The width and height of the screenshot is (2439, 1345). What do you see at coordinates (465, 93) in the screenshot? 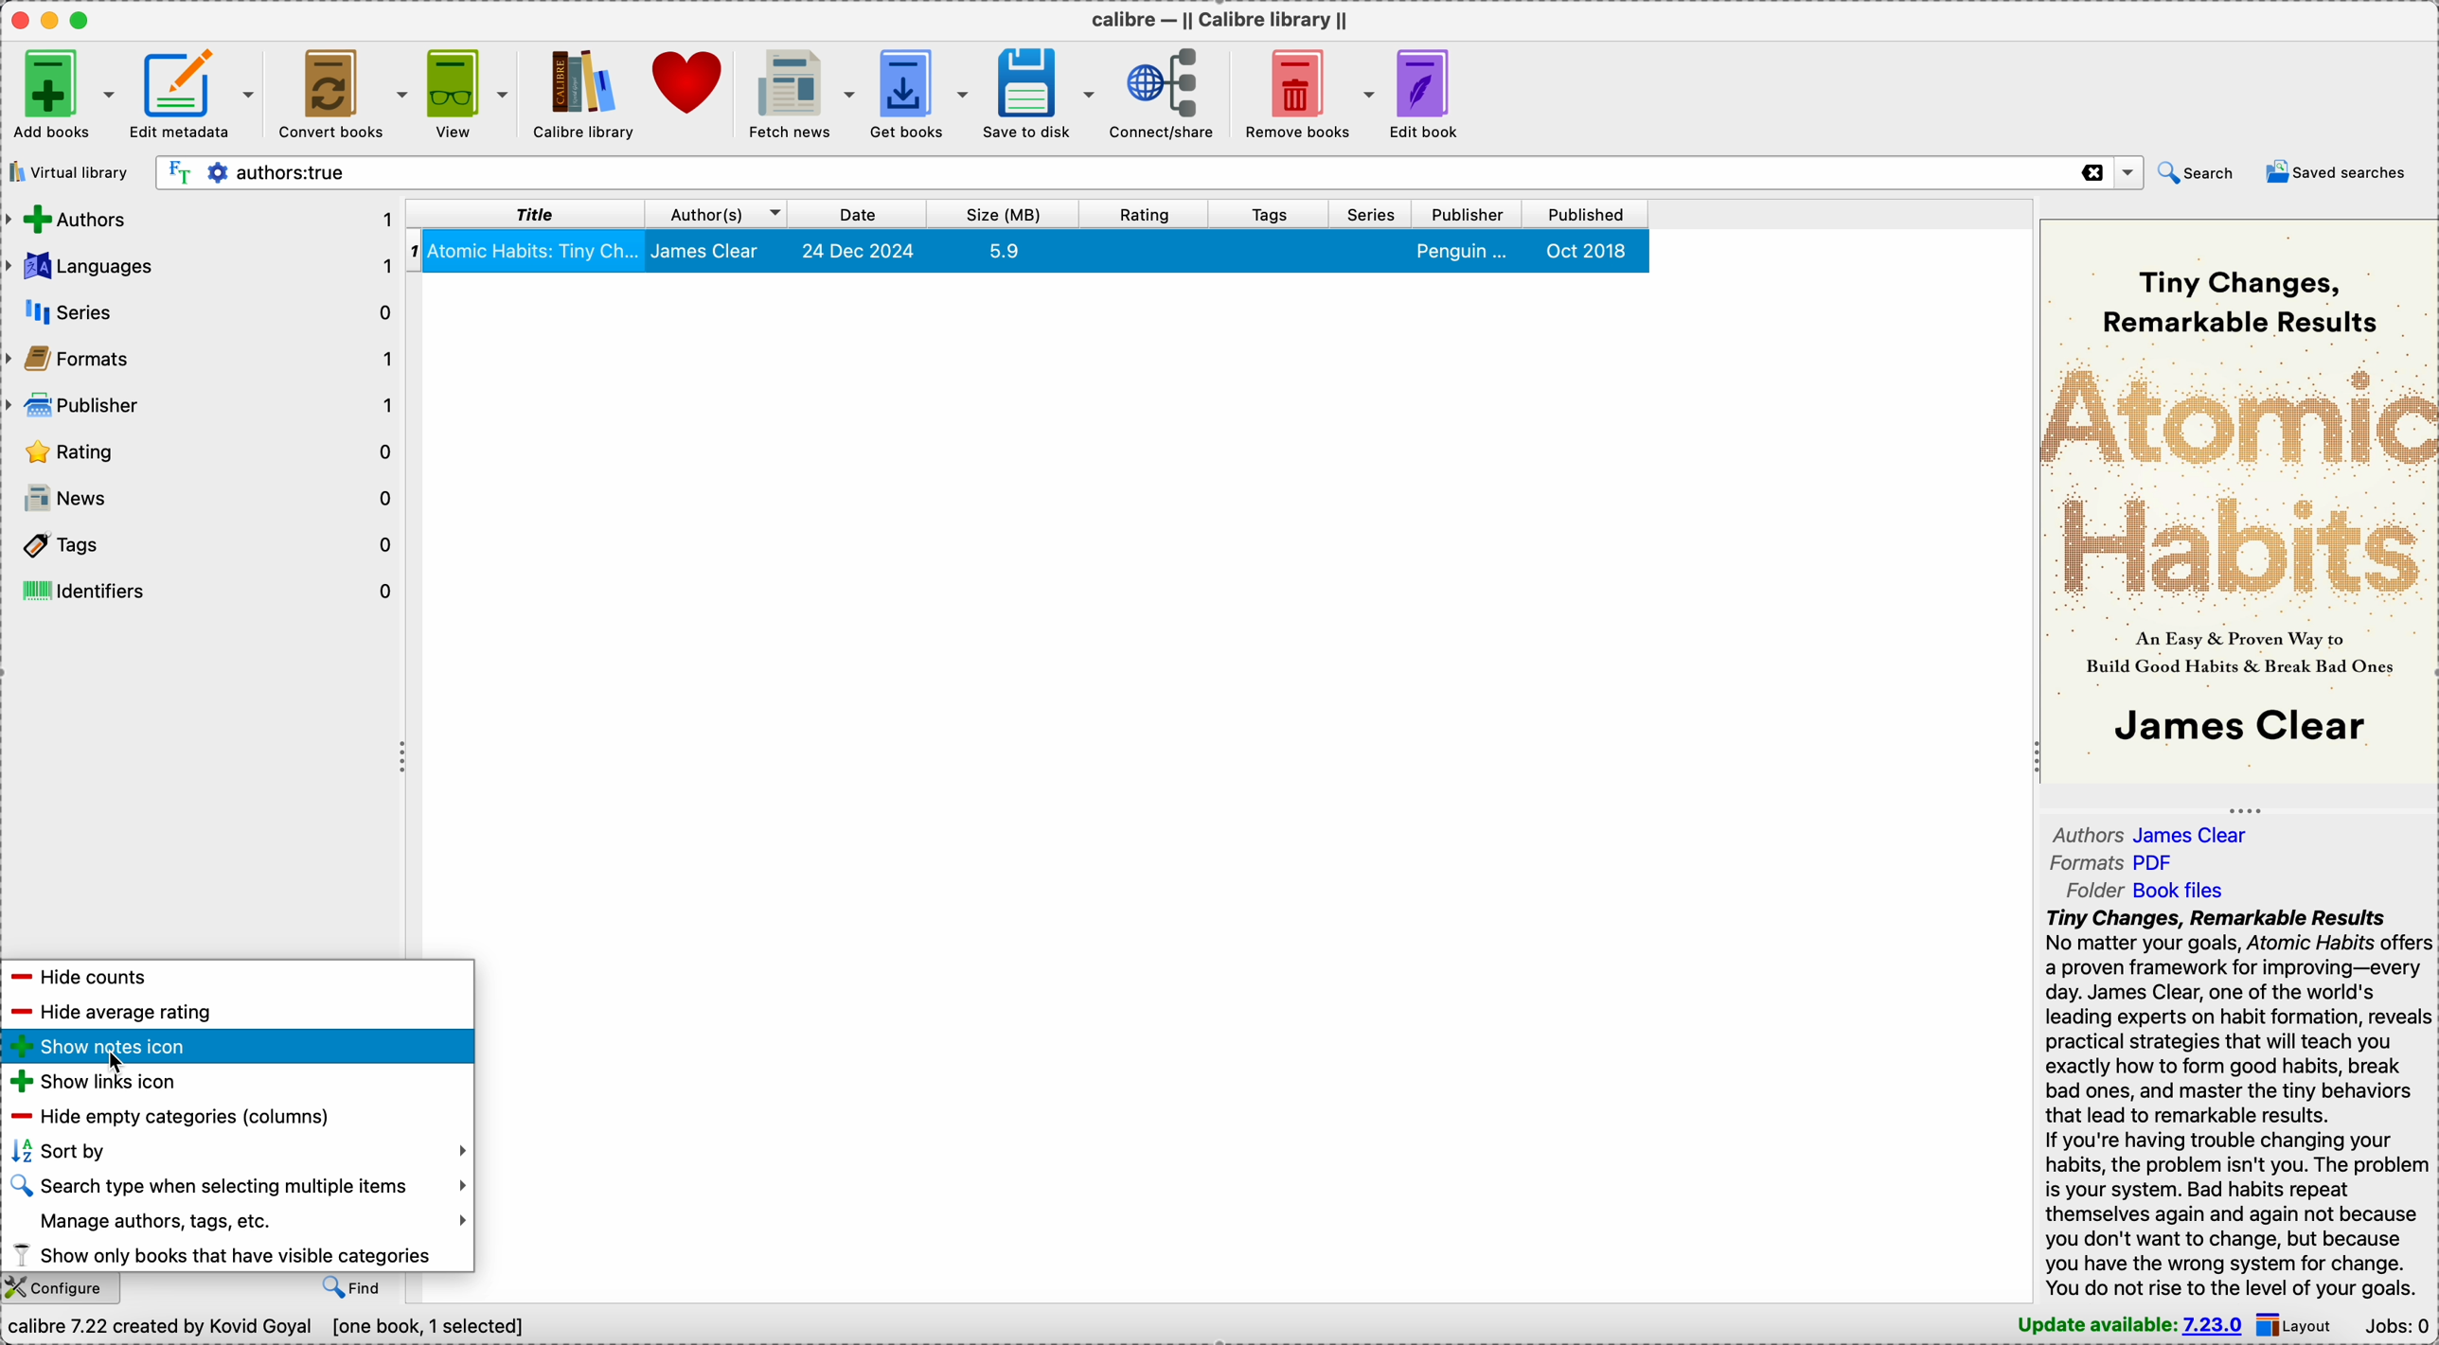
I see `view` at bounding box center [465, 93].